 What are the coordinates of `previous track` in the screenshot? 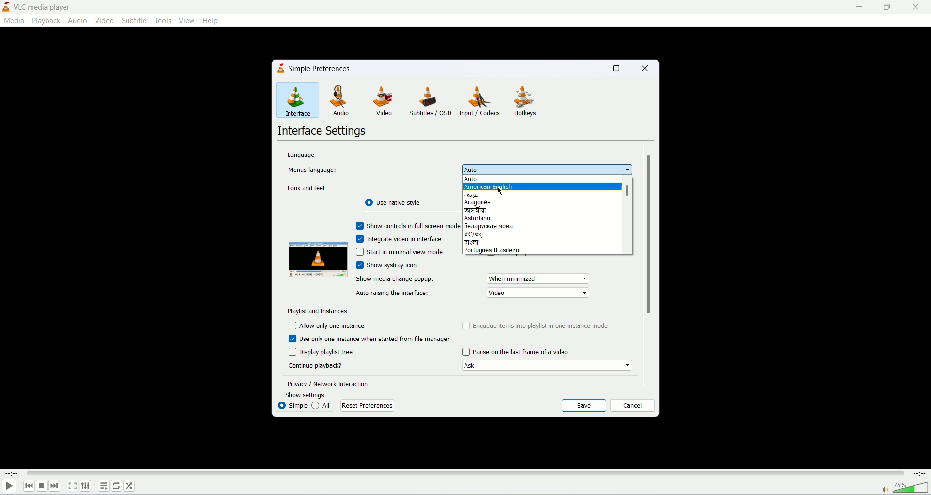 It's located at (29, 486).